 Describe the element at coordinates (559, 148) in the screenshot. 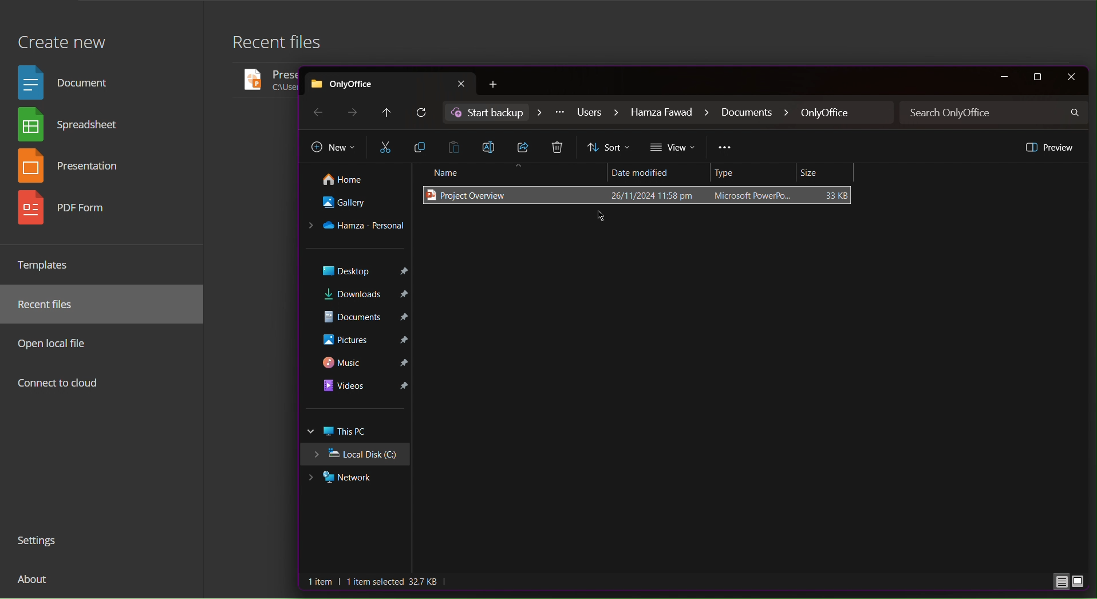

I see `Delete` at that location.